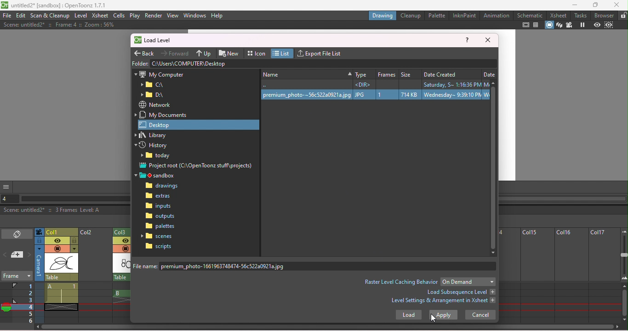 The width and height of the screenshot is (628, 331). What do you see at coordinates (257, 52) in the screenshot?
I see `Icon` at bounding box center [257, 52].